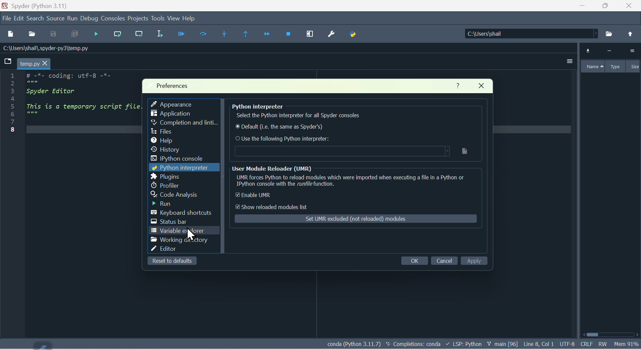 The height and width of the screenshot is (350, 641). I want to click on Projects, so click(138, 18).